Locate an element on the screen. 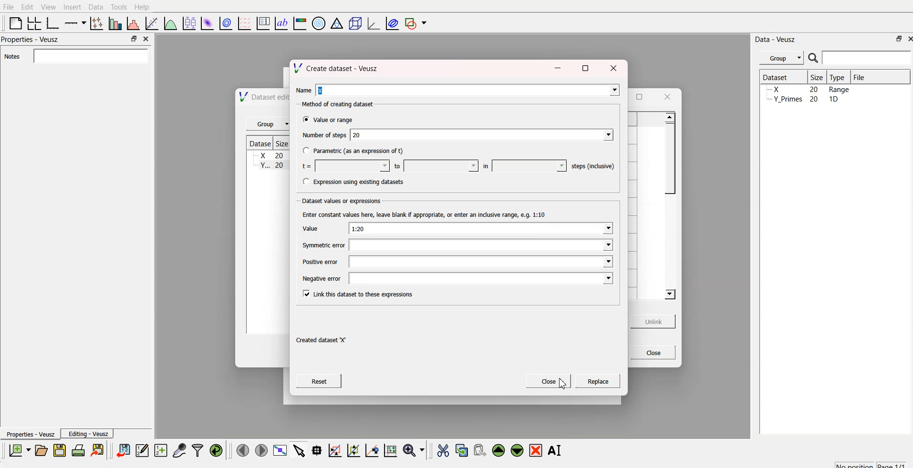 The width and height of the screenshot is (913, 468). y planes 20 10 is located at coordinates (803, 99).